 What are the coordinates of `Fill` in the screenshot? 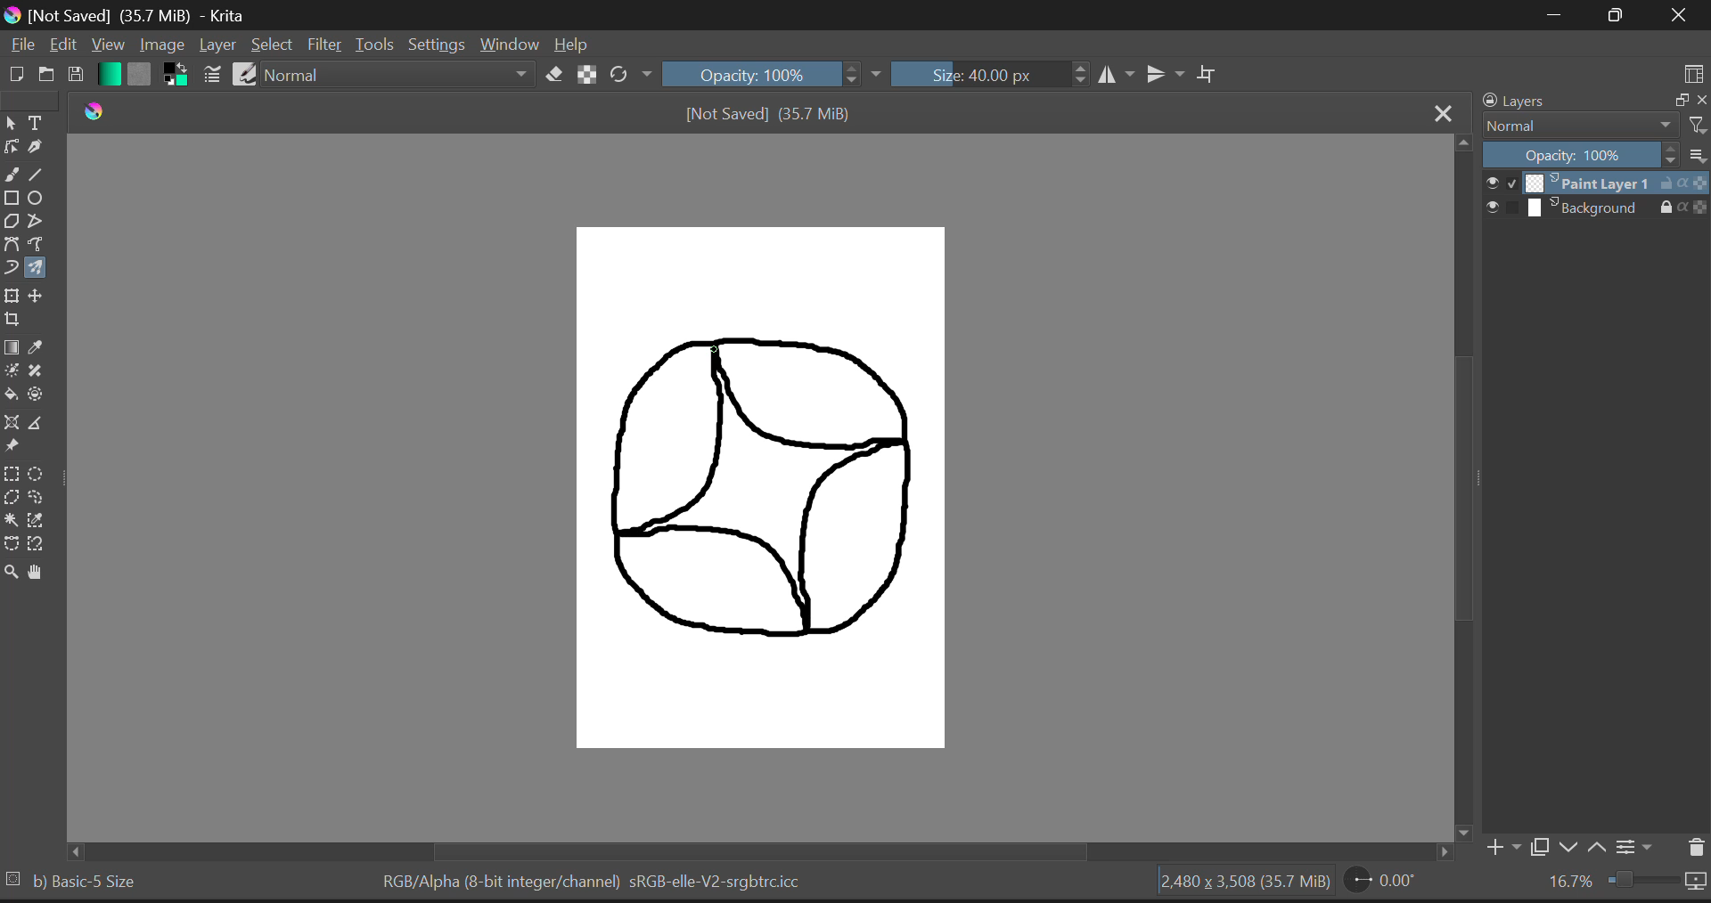 It's located at (11, 393).